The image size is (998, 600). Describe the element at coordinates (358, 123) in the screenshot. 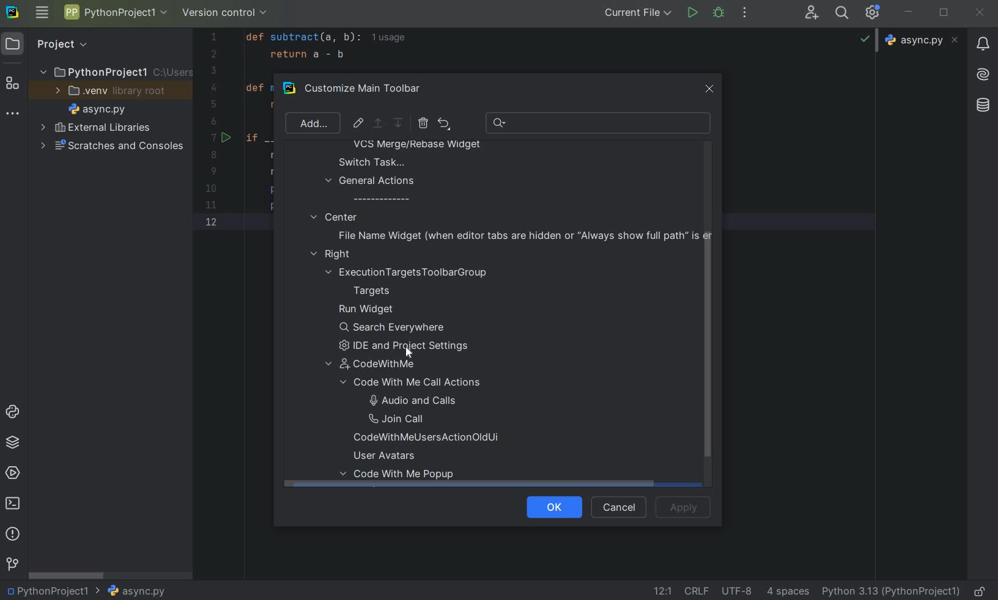

I see `EDIT ICON` at that location.